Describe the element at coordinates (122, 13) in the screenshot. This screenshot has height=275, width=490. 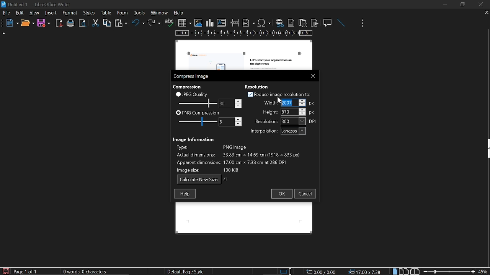
I see `table` at that location.